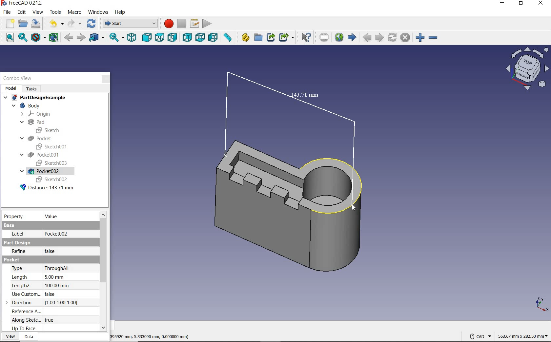 The image size is (551, 342). I want to click on length, so click(20, 277).